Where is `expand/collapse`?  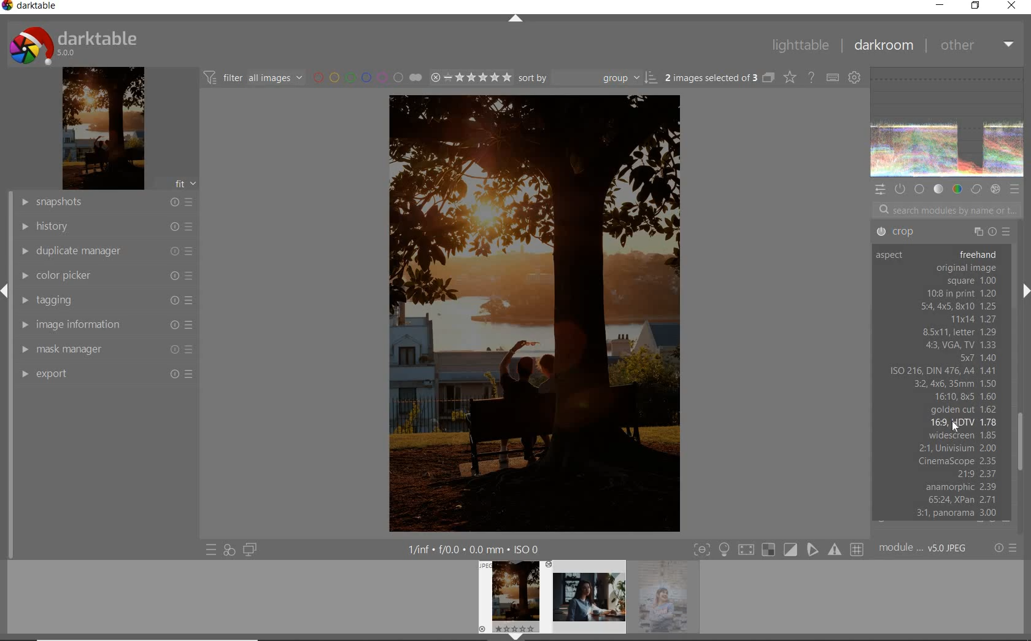 expand/collapse is located at coordinates (515, 21).